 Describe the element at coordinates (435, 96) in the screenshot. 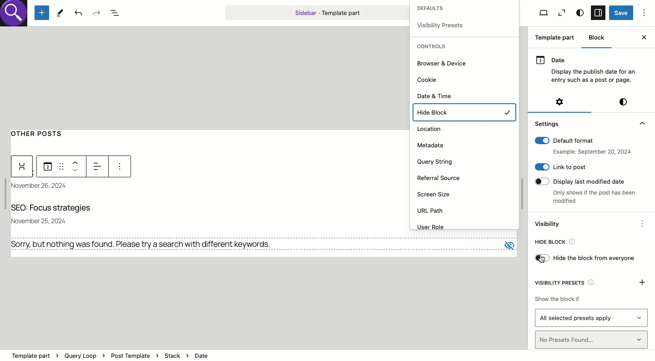

I see `Date and time` at that location.